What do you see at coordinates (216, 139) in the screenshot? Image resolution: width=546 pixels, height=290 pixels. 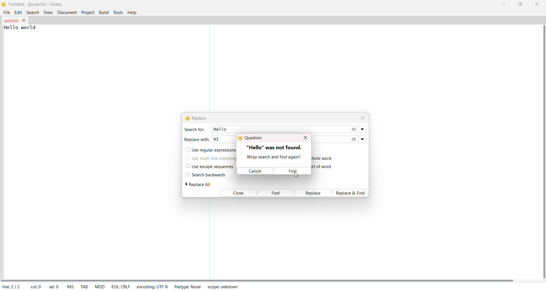 I see `HI` at bounding box center [216, 139].